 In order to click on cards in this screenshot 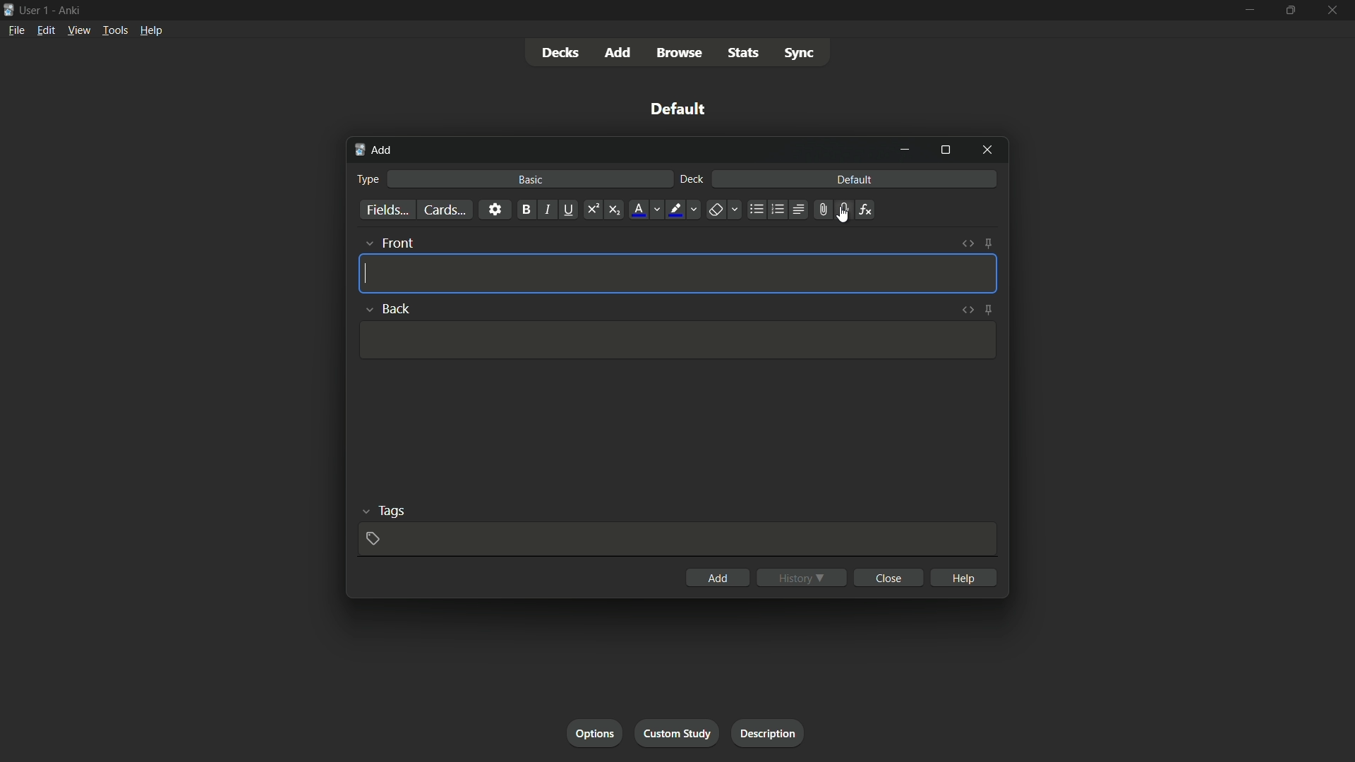, I will do `click(442, 210)`.